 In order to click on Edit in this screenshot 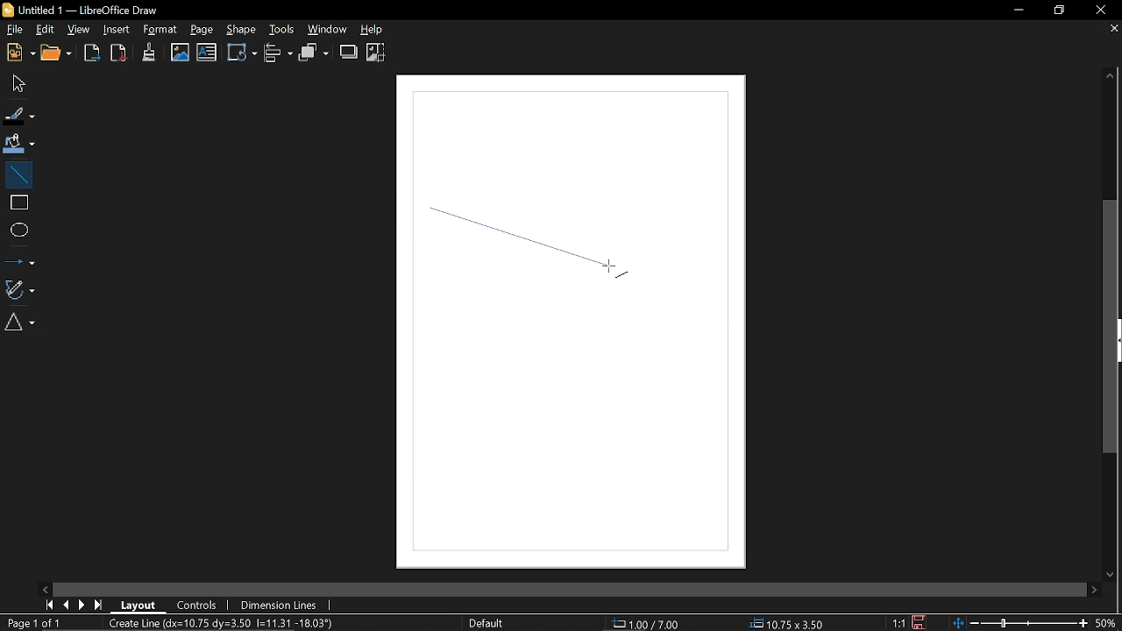, I will do `click(46, 28)`.